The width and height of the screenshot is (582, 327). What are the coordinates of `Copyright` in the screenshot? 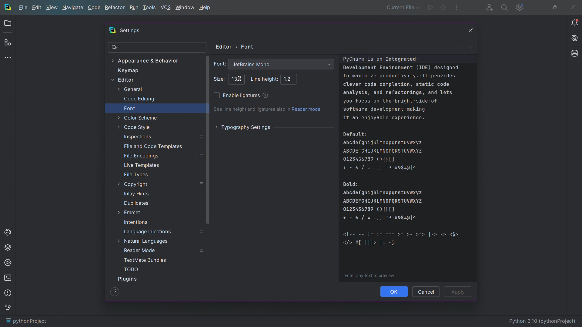 It's located at (156, 185).